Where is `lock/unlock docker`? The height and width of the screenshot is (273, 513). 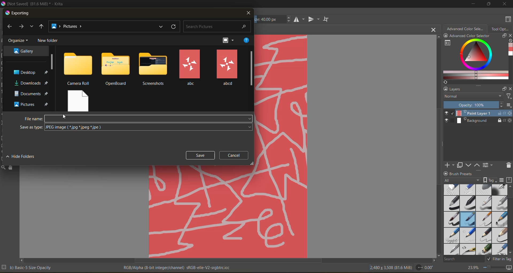
lock/unlock docker is located at coordinates (446, 173).